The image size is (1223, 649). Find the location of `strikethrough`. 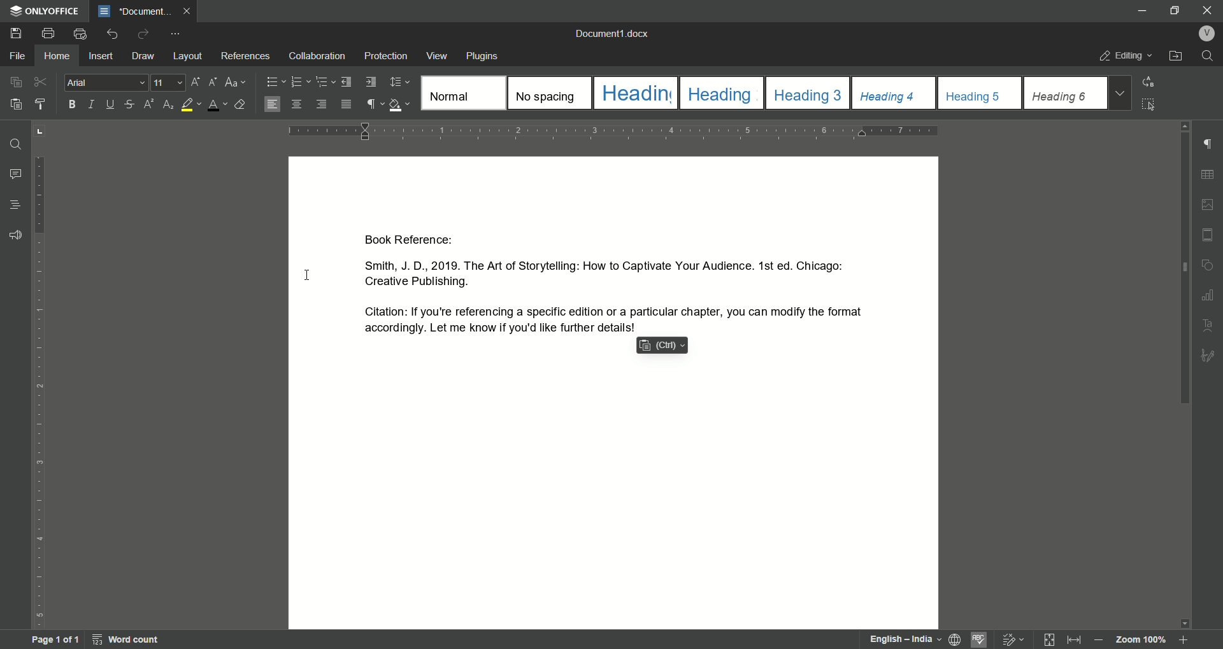

strikethrough is located at coordinates (129, 105).